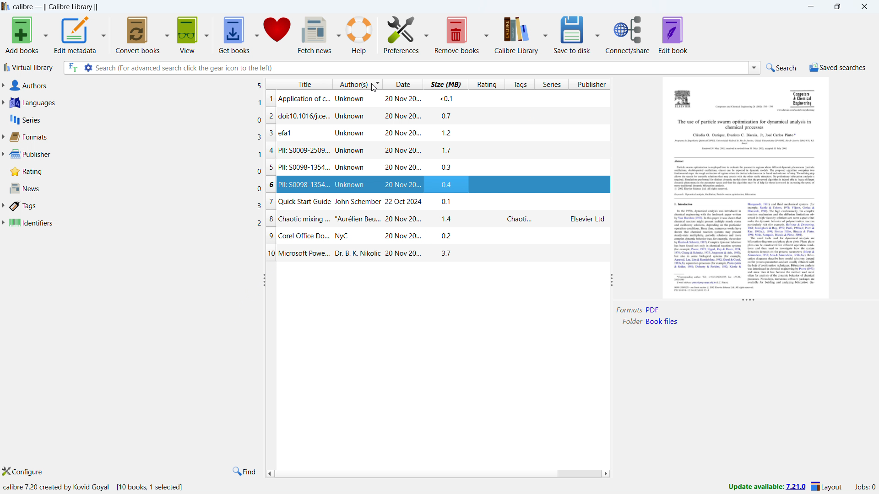  Describe the element at coordinates (168, 35) in the screenshot. I see `convert books options` at that location.